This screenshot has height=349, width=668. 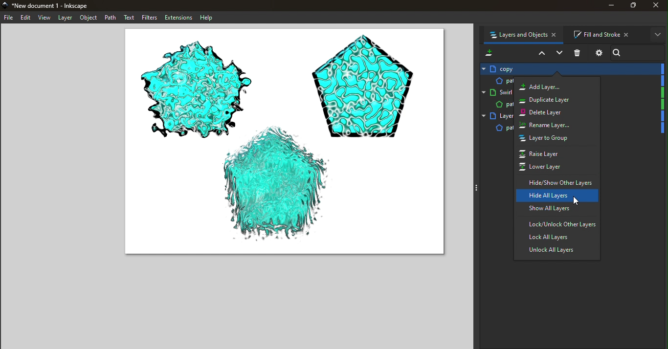 What do you see at coordinates (89, 18) in the screenshot?
I see `Object` at bounding box center [89, 18].